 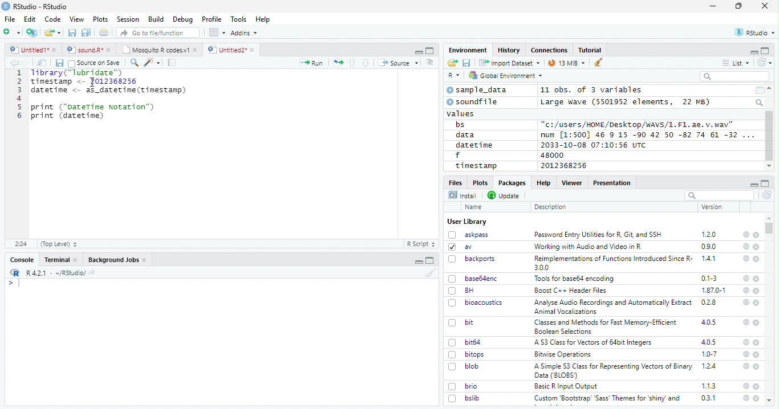 What do you see at coordinates (551, 207) in the screenshot?
I see `Description` at bounding box center [551, 207].